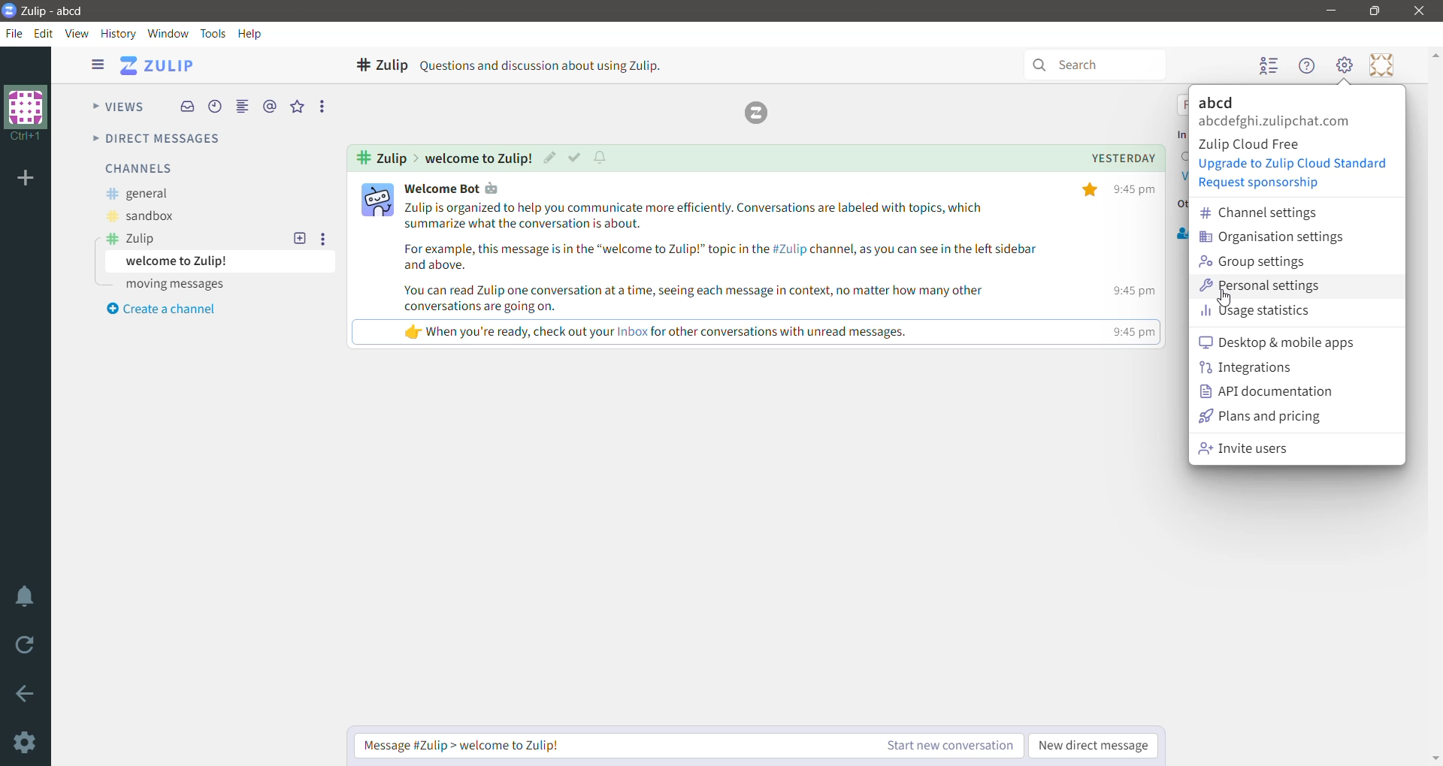 The image size is (1443, 766). Describe the element at coordinates (1223, 102) in the screenshot. I see `Organization Name` at that location.